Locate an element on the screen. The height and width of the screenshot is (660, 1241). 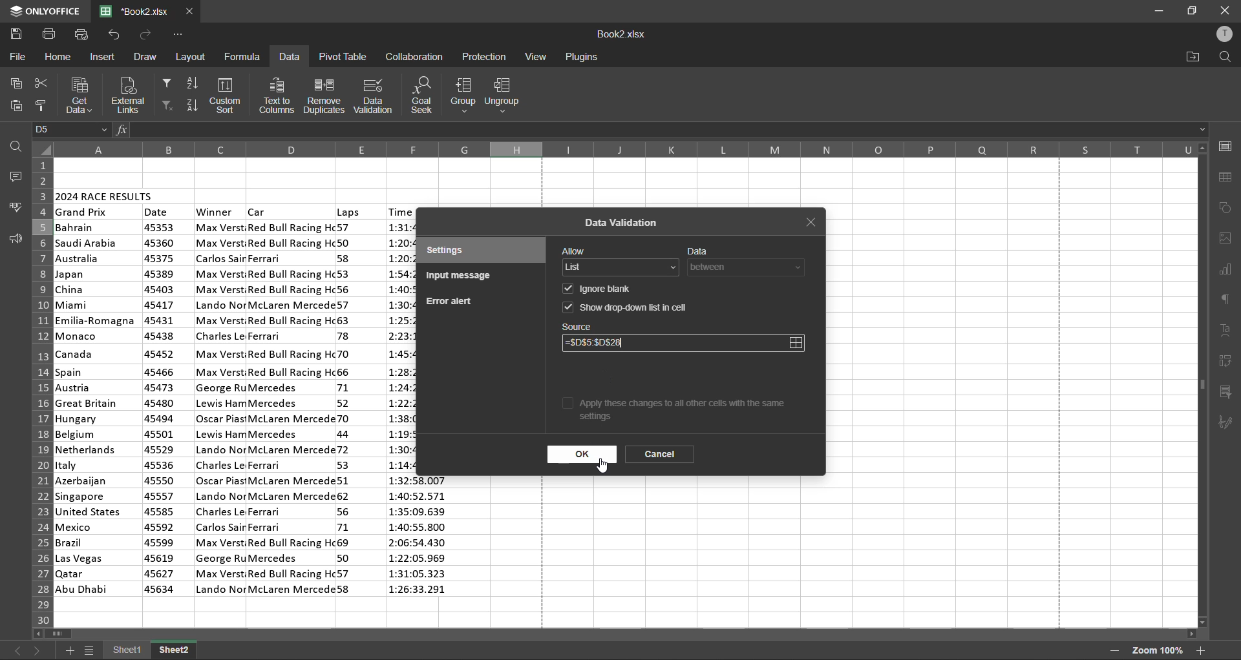
custom sort is located at coordinates (228, 96).